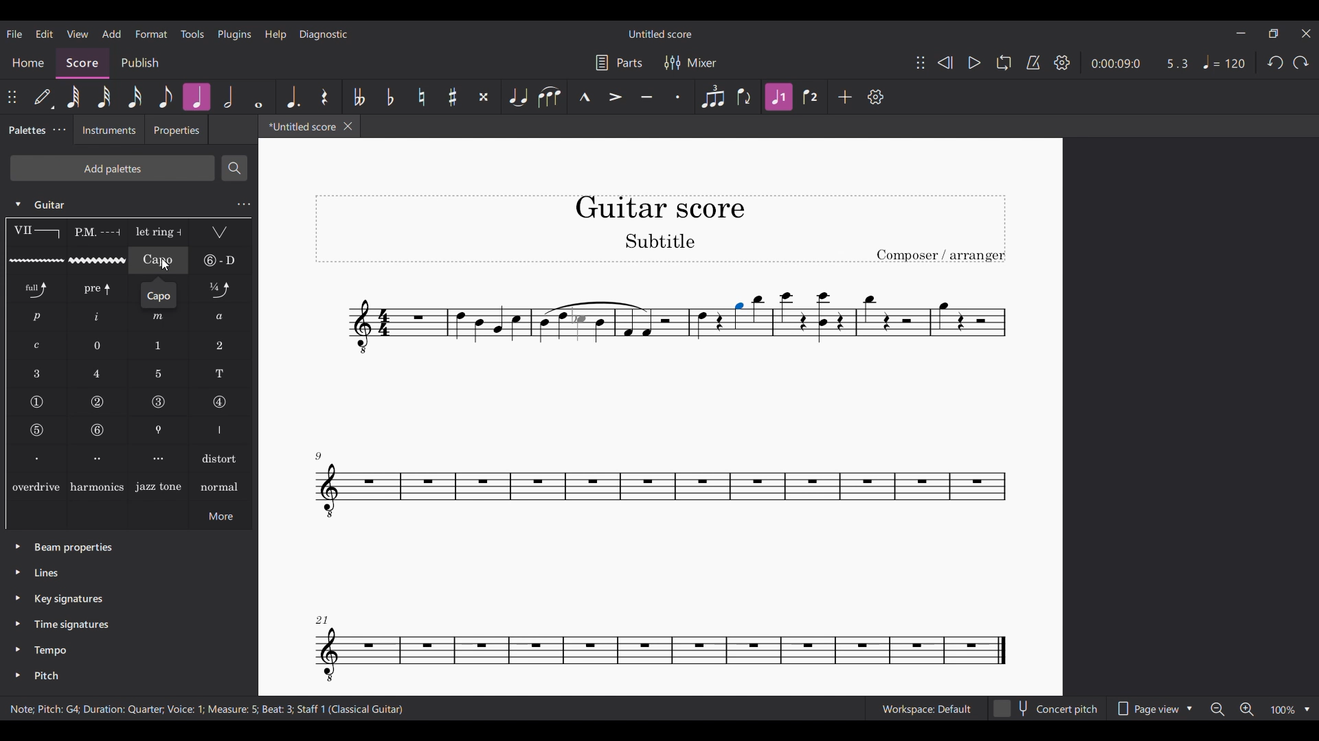 The image size is (1319, 741). Describe the element at coordinates (109, 130) in the screenshot. I see `Instruments tab` at that location.